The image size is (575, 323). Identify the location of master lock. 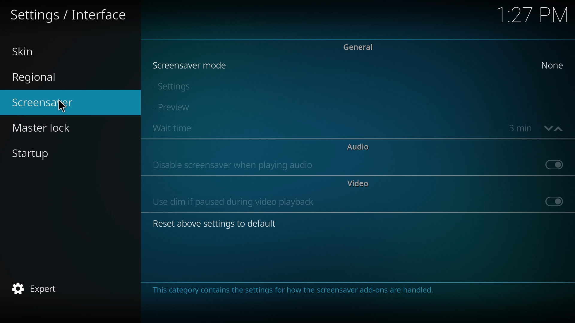
(52, 128).